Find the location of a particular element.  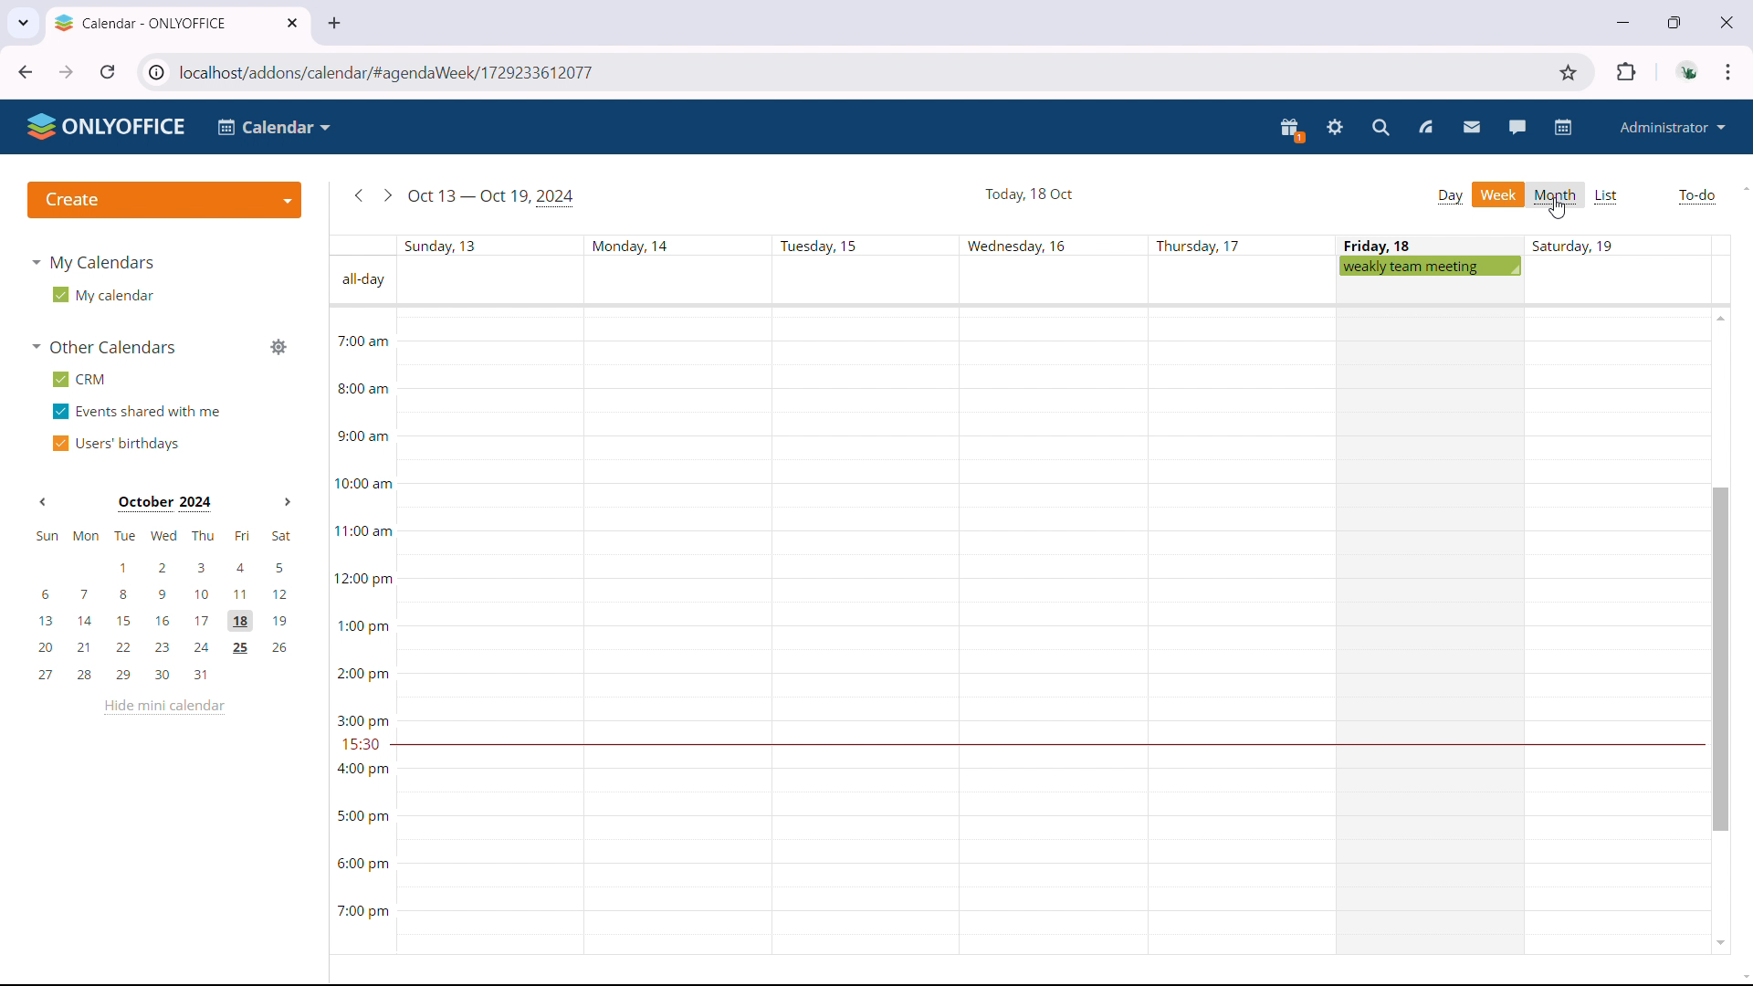

current date is located at coordinates (1028, 196).